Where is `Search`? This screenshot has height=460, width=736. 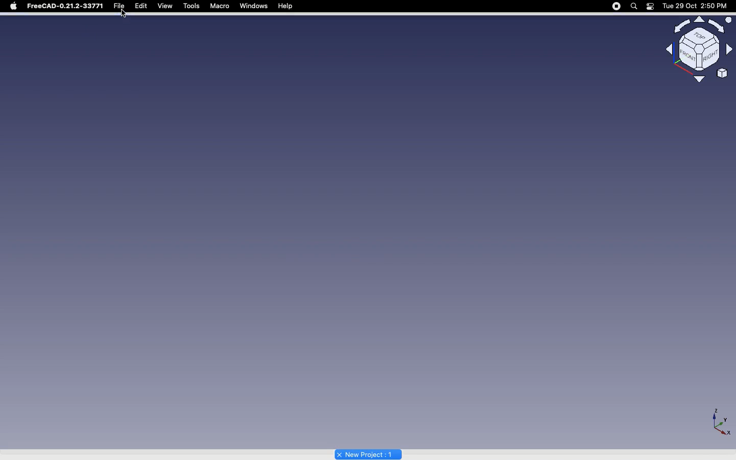 Search is located at coordinates (634, 6).